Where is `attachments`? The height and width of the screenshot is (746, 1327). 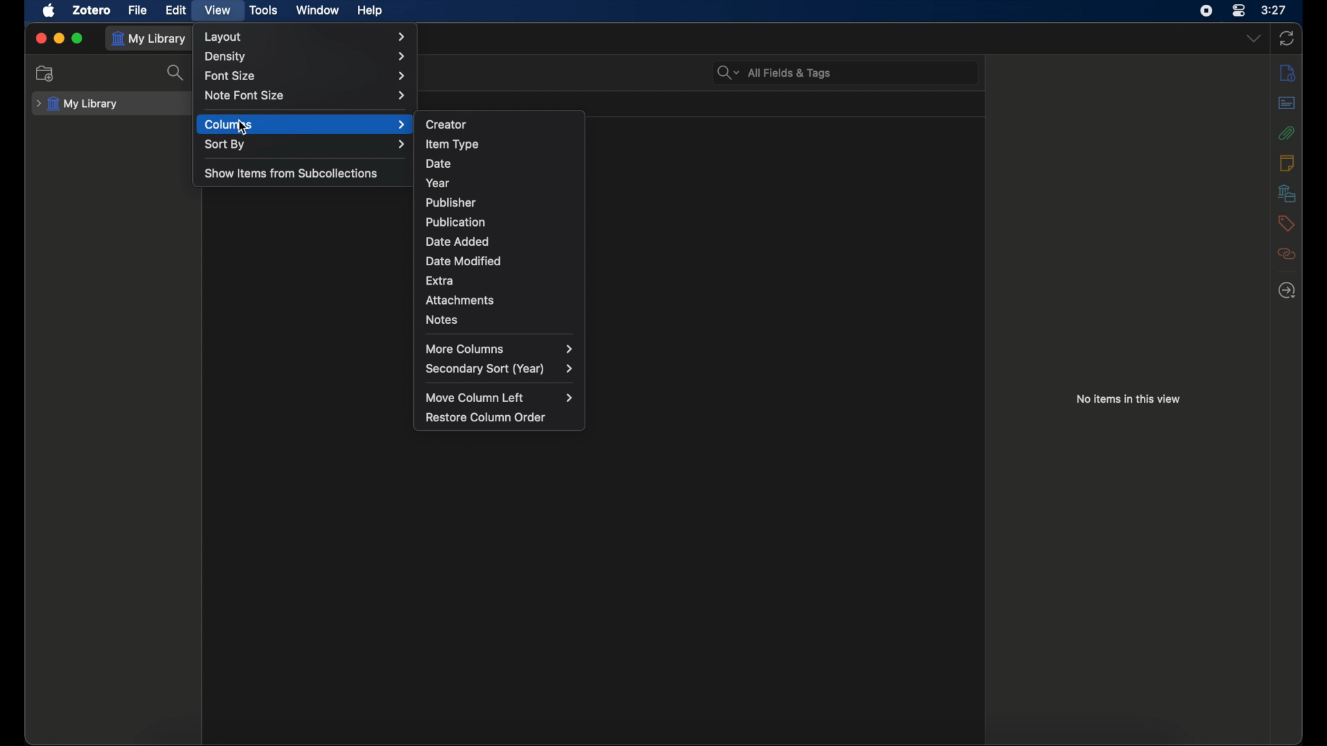 attachments is located at coordinates (1286, 133).